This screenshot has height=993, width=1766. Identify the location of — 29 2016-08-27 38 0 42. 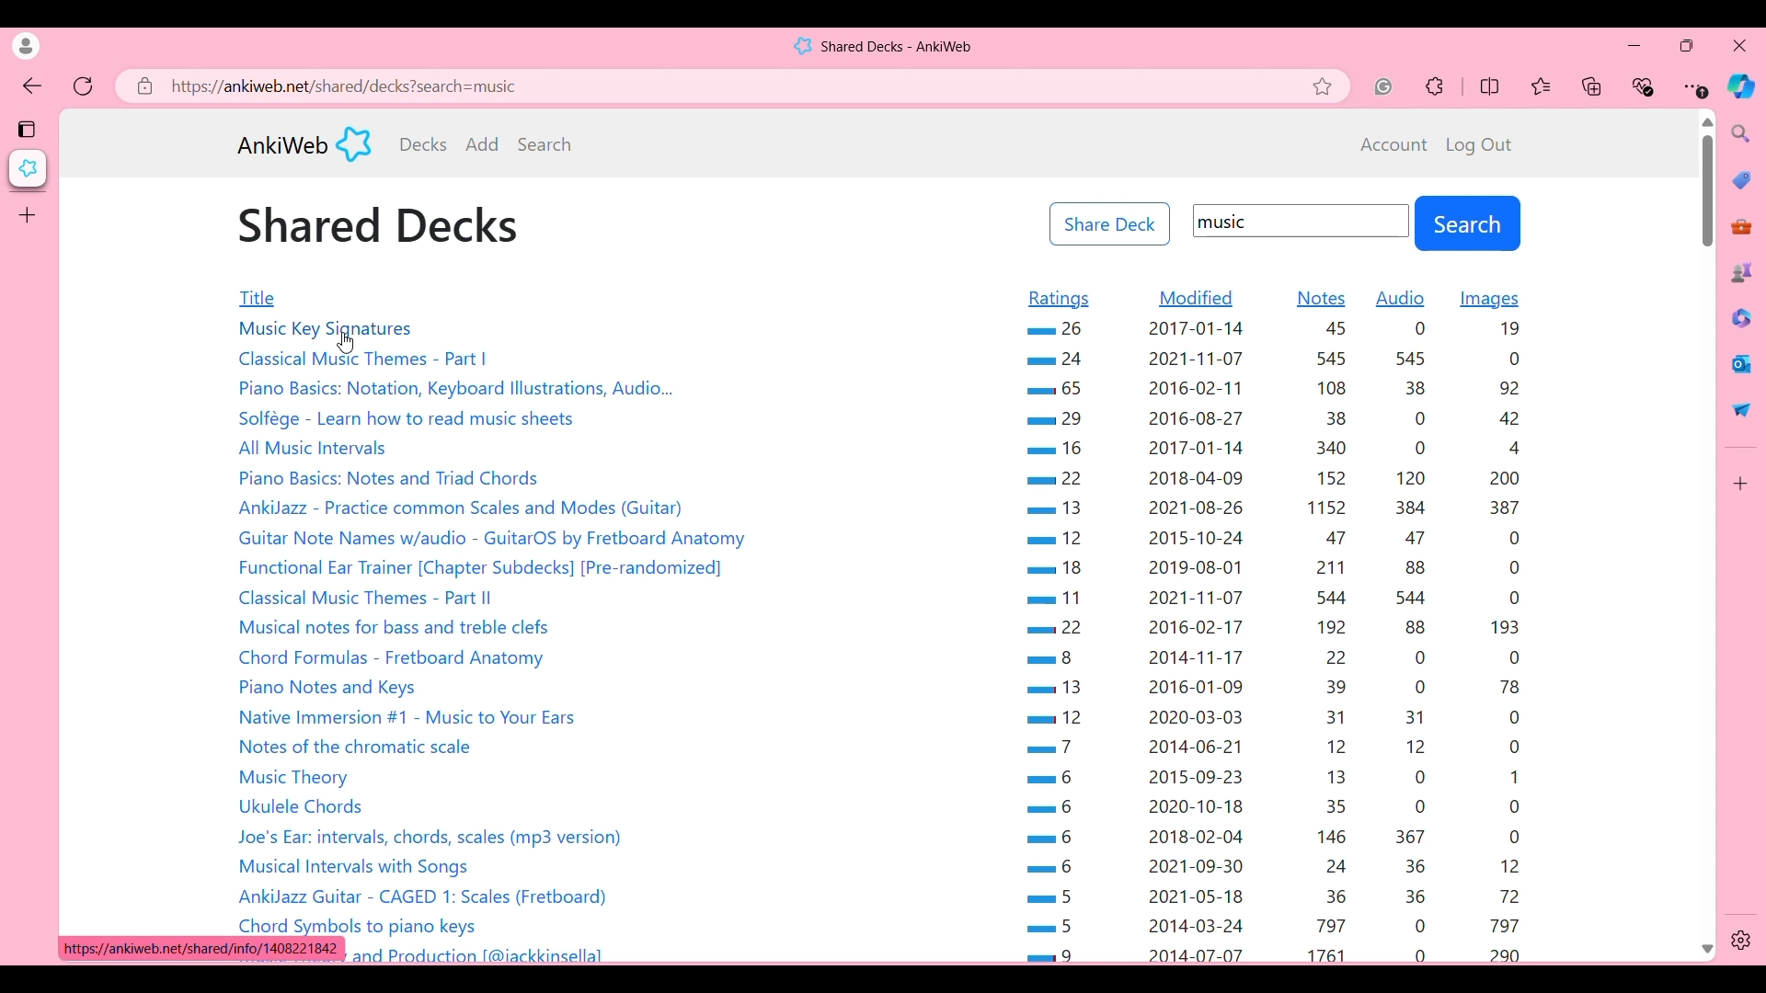
(1273, 417).